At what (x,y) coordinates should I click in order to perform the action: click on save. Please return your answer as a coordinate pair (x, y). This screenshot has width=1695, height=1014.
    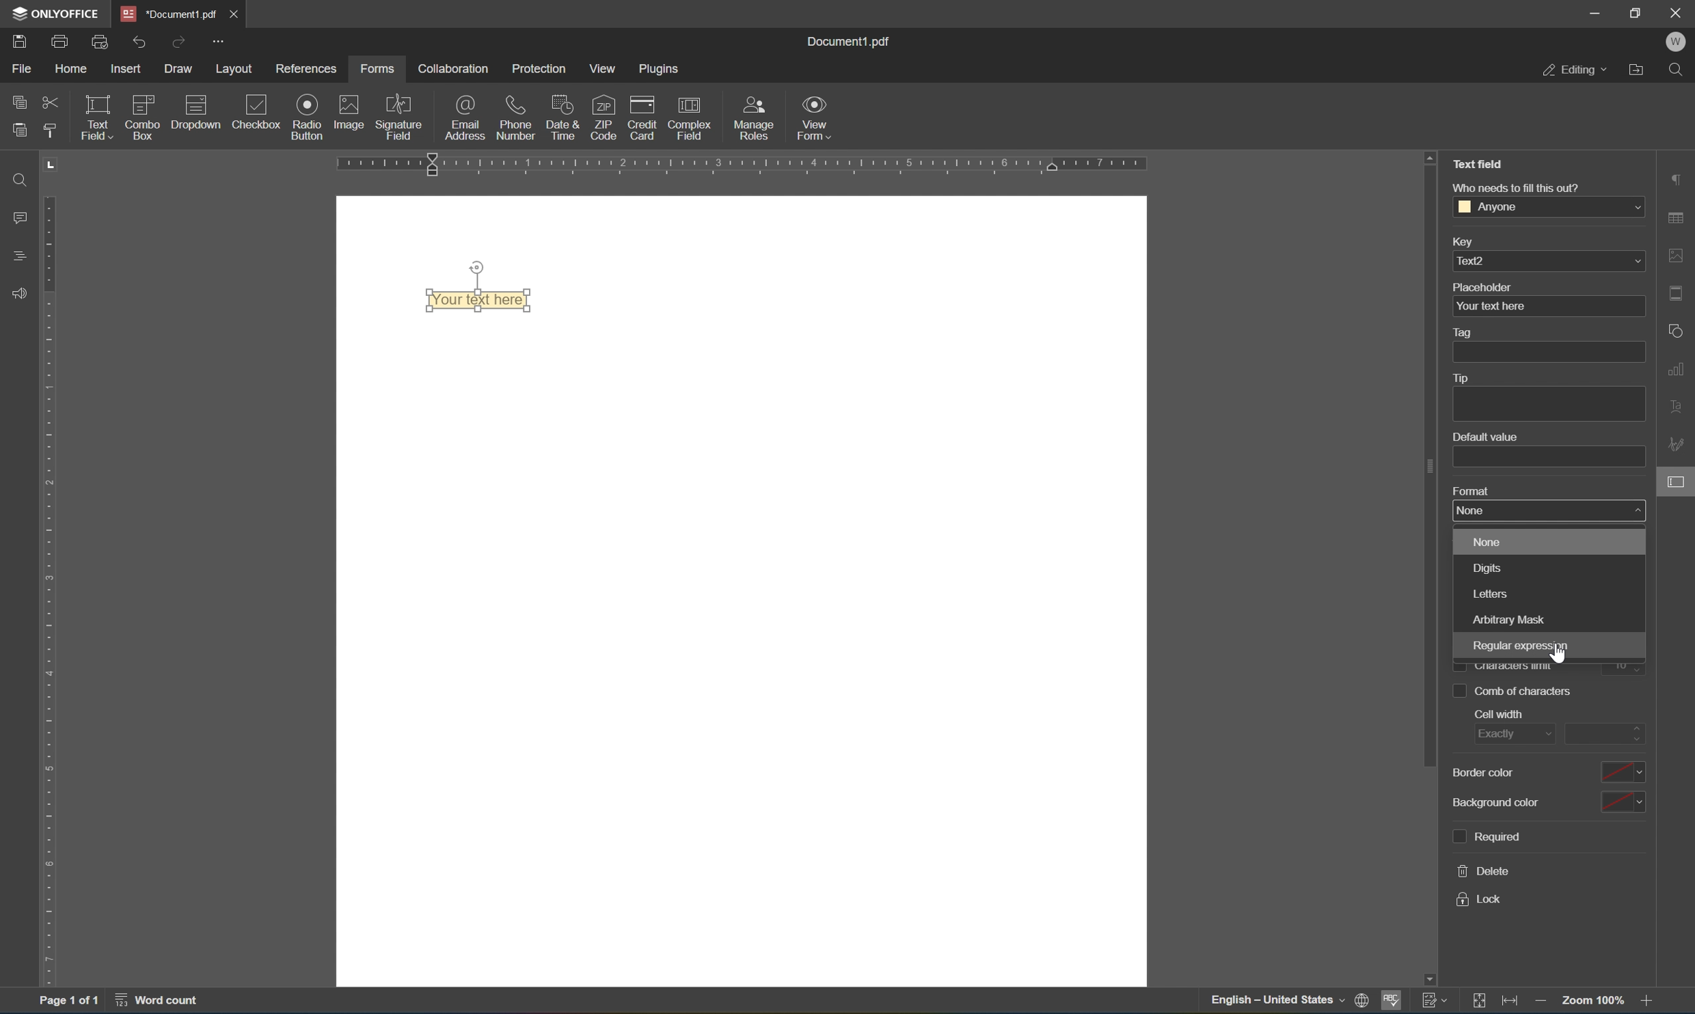
    Looking at the image, I should click on (21, 43).